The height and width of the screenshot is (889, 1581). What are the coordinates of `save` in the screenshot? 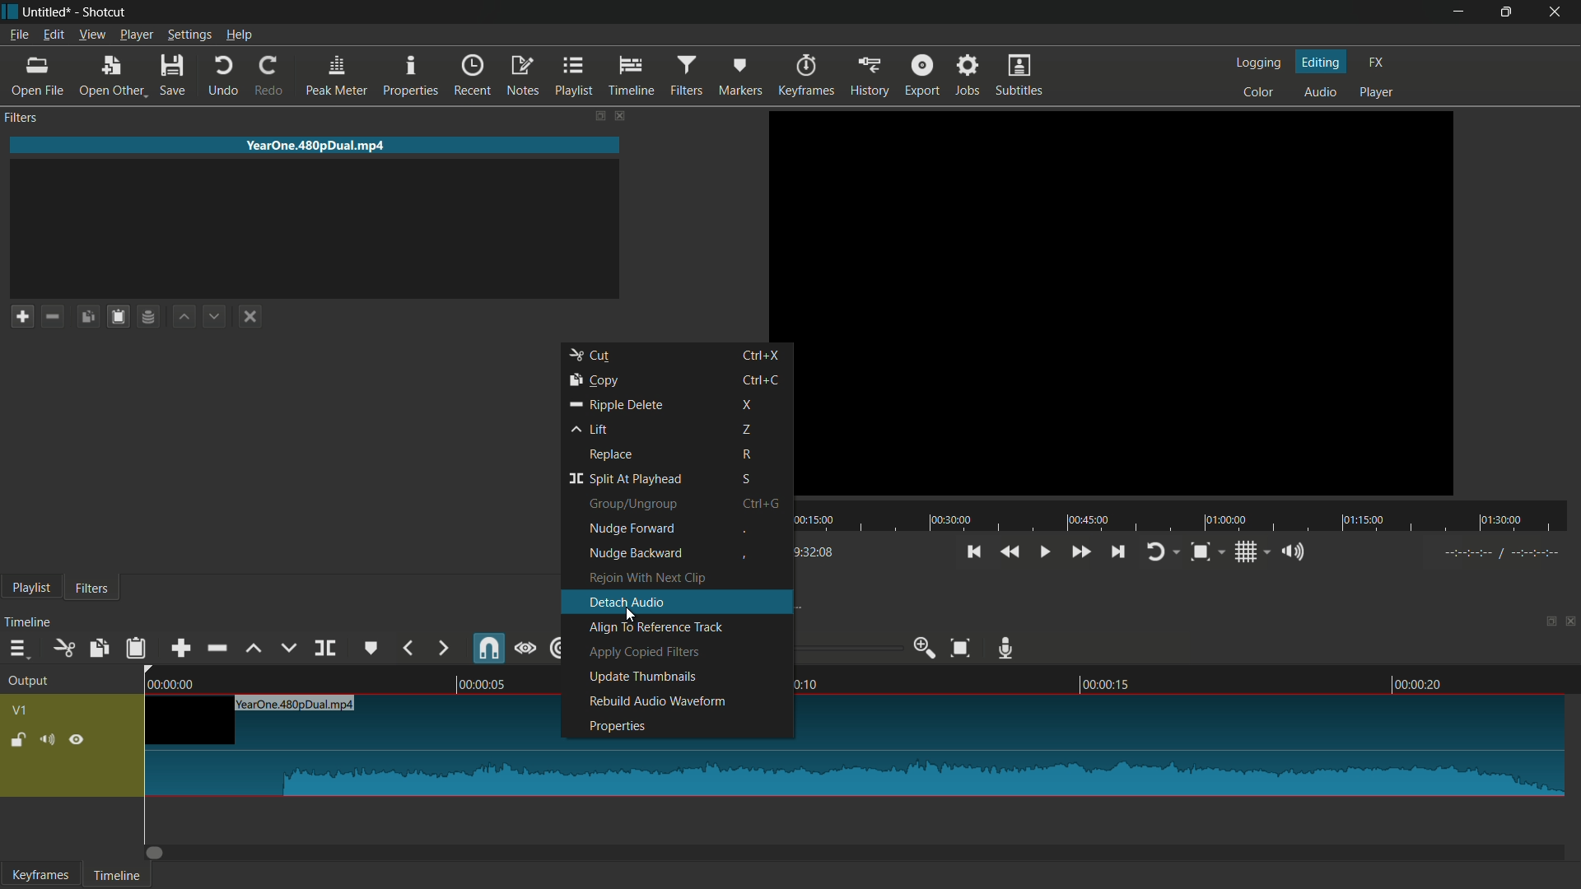 It's located at (174, 77).